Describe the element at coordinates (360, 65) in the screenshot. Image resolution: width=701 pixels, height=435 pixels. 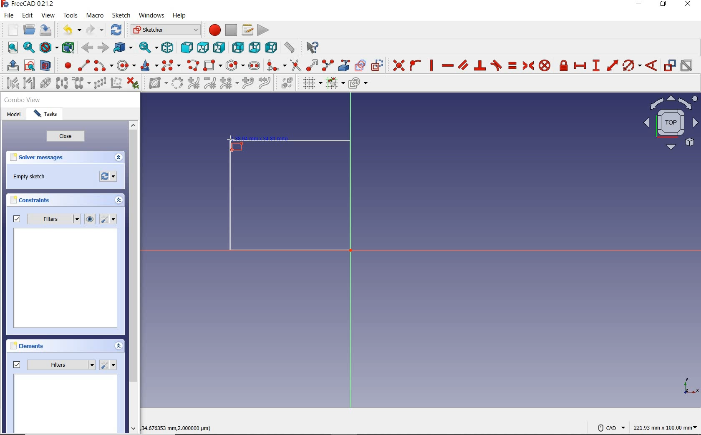
I see `create carbon copy` at that location.